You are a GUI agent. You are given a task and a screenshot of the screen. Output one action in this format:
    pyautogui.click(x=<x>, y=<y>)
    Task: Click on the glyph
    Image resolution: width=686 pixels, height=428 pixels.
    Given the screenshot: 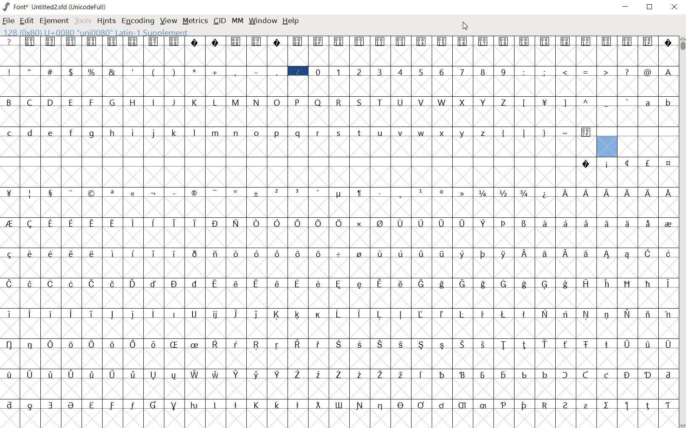 What is the action you would take?
    pyautogui.click(x=9, y=254)
    